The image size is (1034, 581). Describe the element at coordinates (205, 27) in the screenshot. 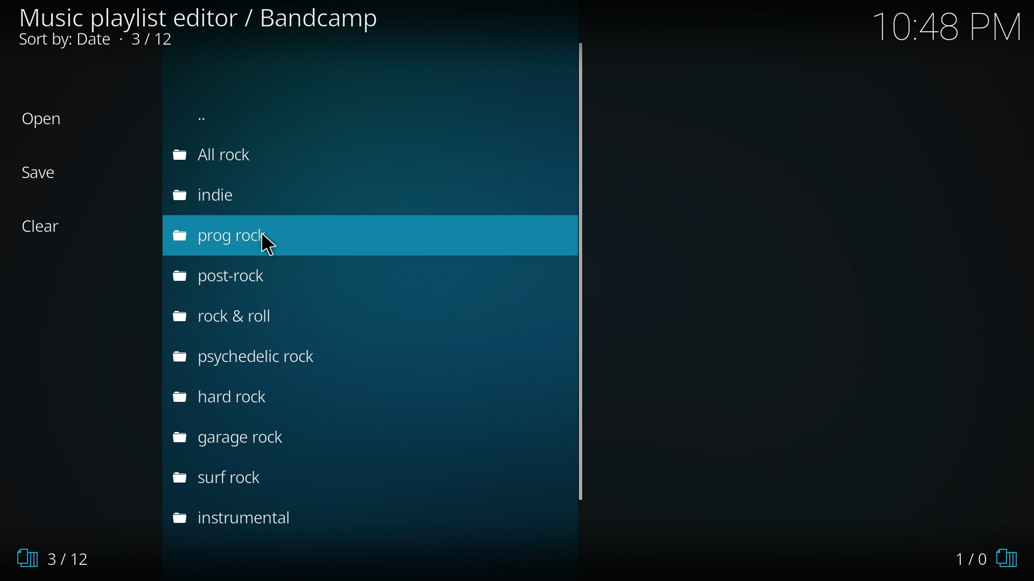

I see `music player editor/bandicamp` at that location.